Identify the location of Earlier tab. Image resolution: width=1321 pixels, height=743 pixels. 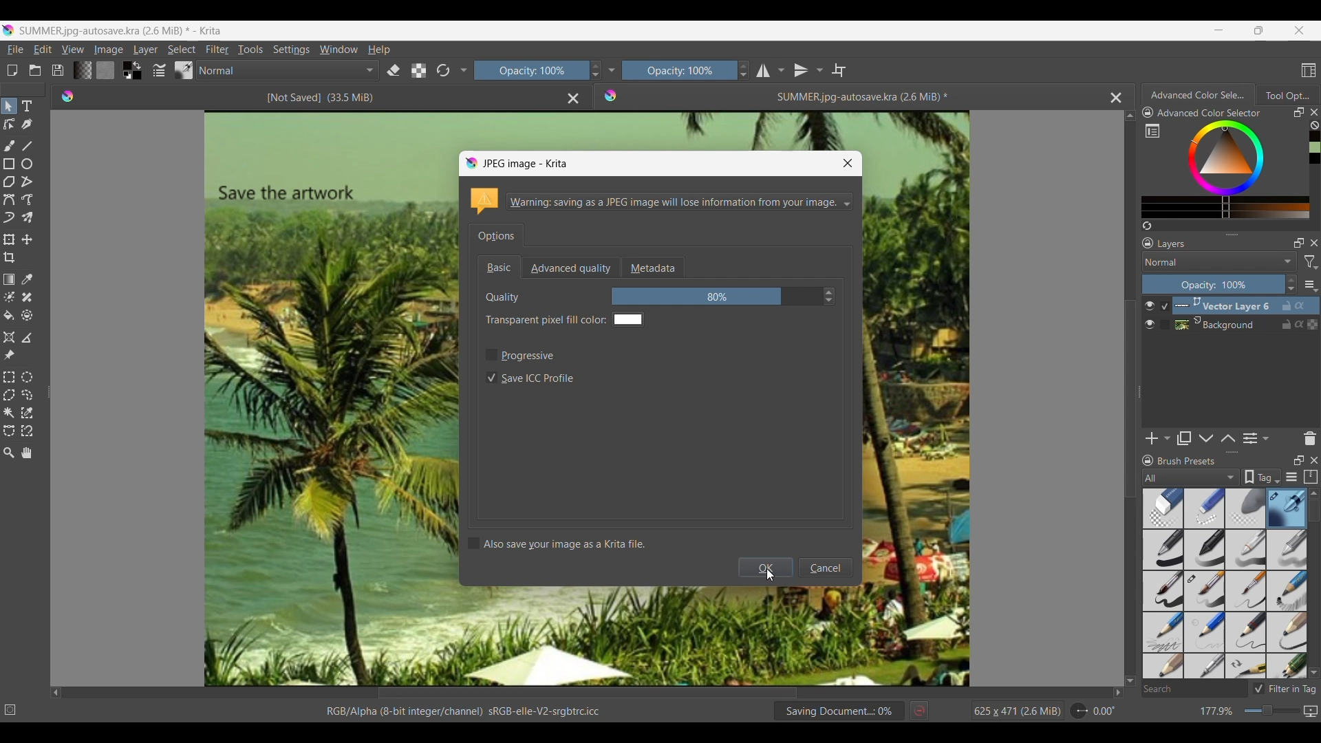
(308, 96).